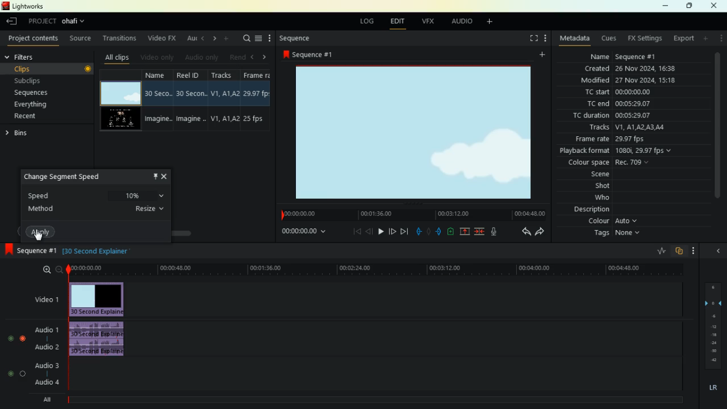  What do you see at coordinates (717, 131) in the screenshot?
I see `scroll` at bounding box center [717, 131].